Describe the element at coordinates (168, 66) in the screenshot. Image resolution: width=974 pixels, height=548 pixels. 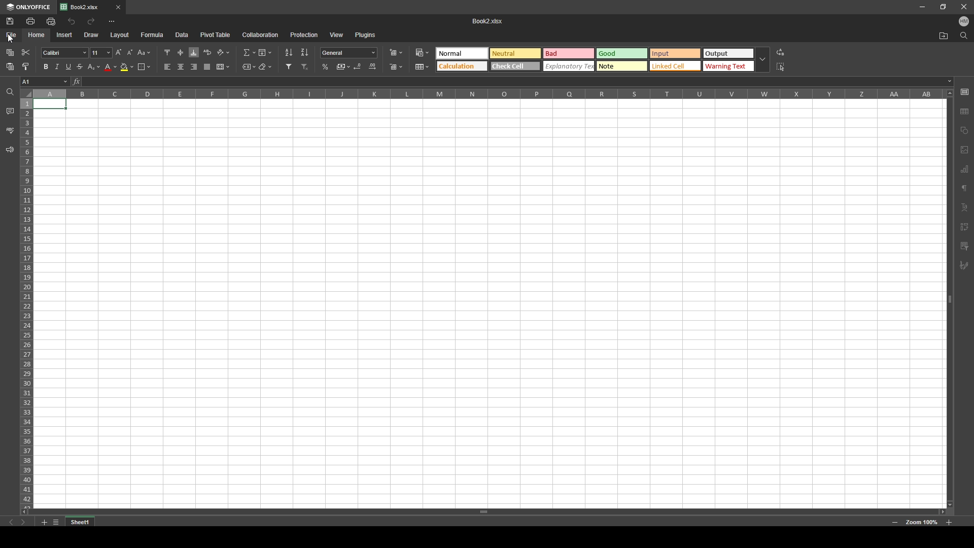
I see `align left` at that location.